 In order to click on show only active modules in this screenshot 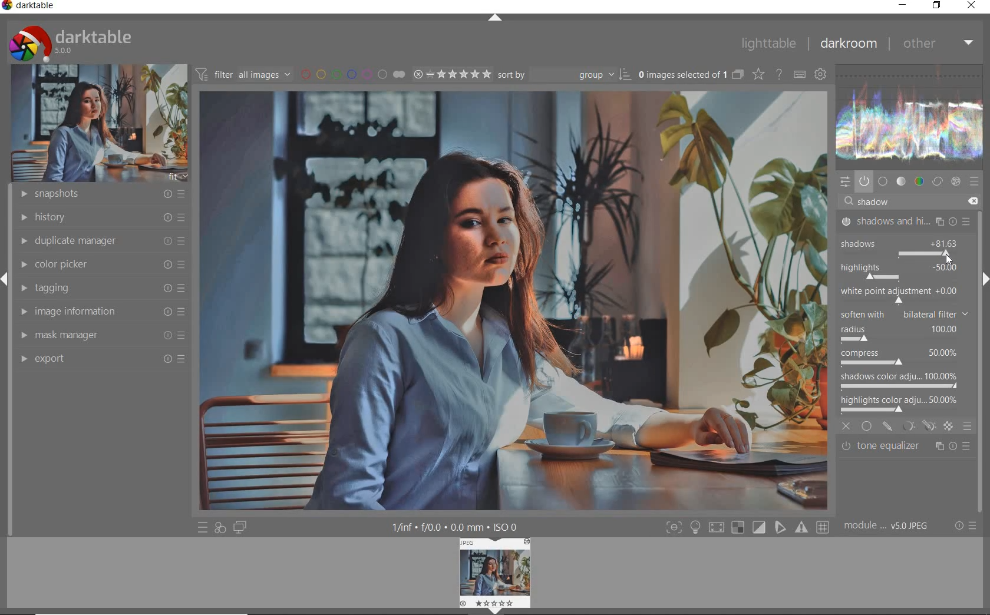, I will do `click(864, 181)`.